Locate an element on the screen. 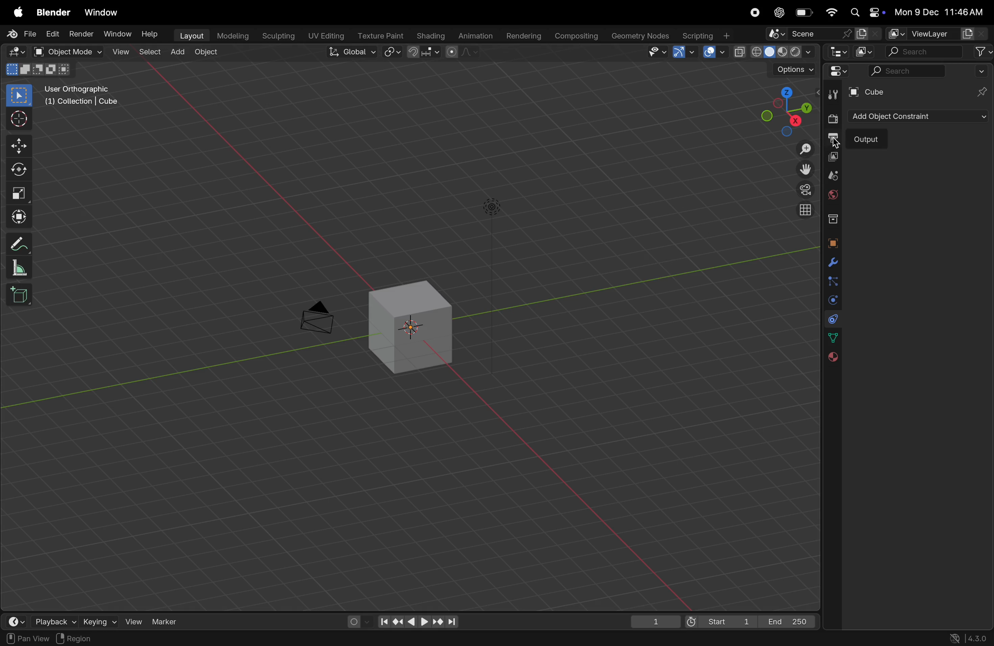  object mode is located at coordinates (67, 52).